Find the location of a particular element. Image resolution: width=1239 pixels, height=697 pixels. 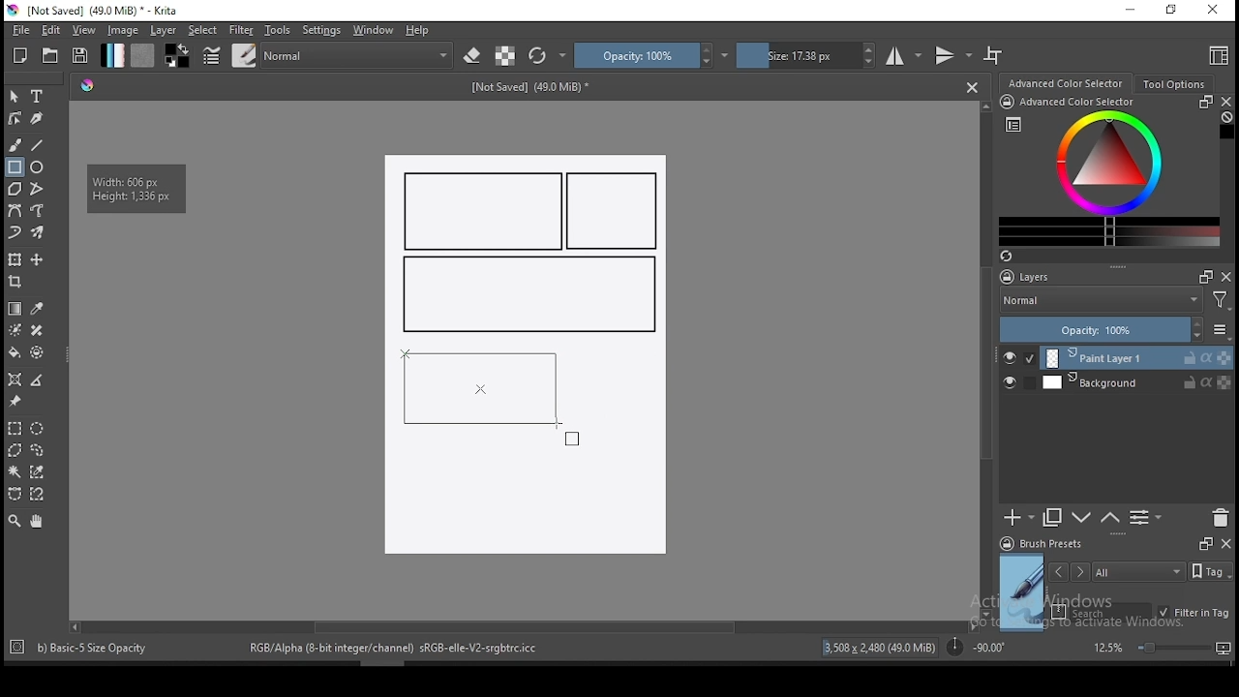

restore is located at coordinates (1175, 11).